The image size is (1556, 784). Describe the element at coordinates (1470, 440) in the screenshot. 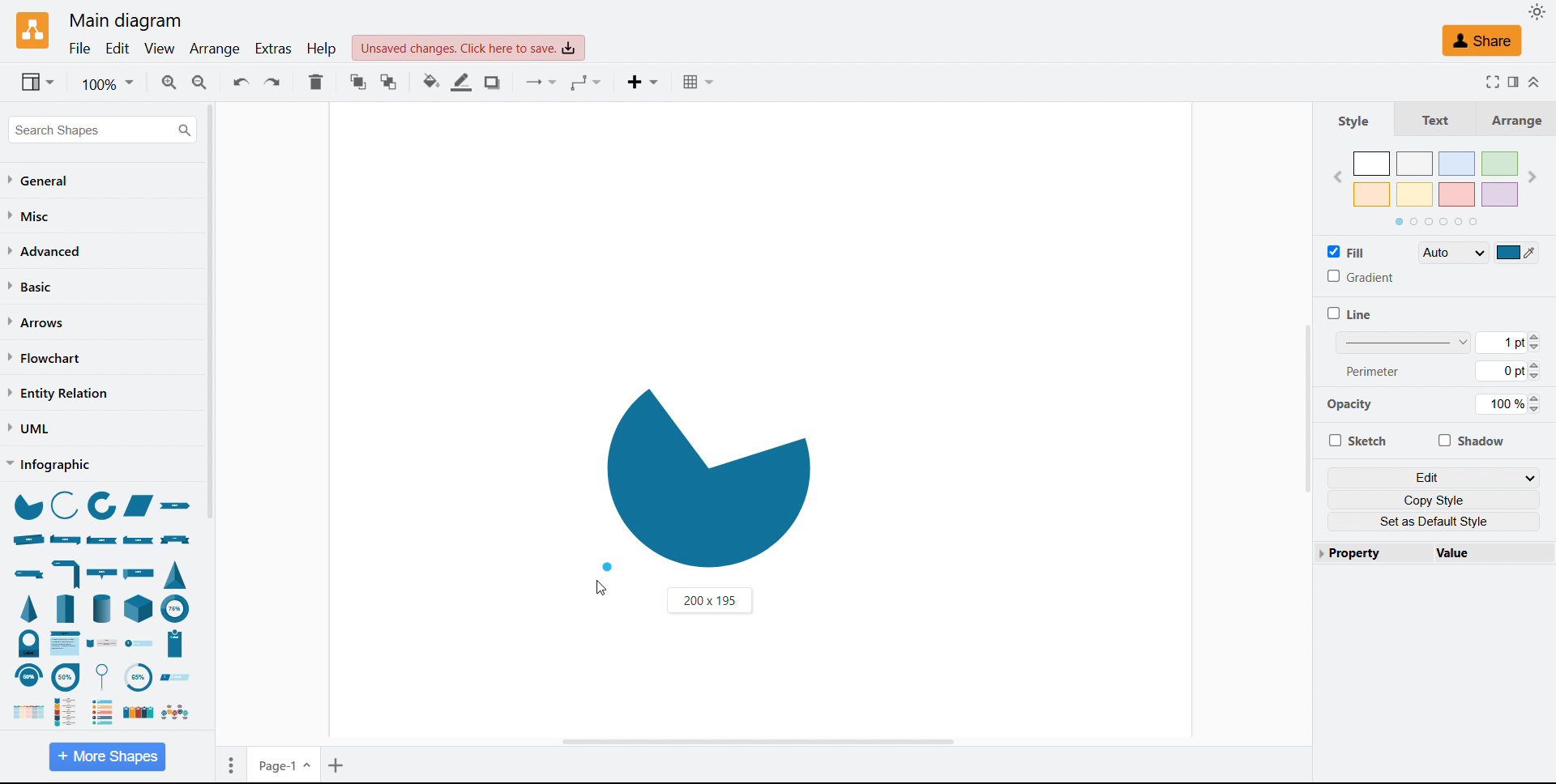

I see `Shadow ` at that location.